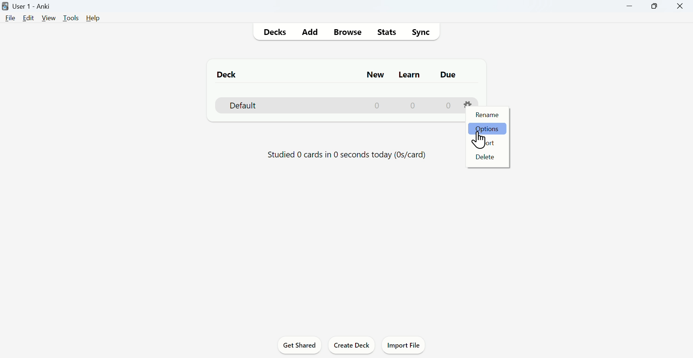 The height and width of the screenshot is (358, 693). I want to click on Delete, so click(485, 157).